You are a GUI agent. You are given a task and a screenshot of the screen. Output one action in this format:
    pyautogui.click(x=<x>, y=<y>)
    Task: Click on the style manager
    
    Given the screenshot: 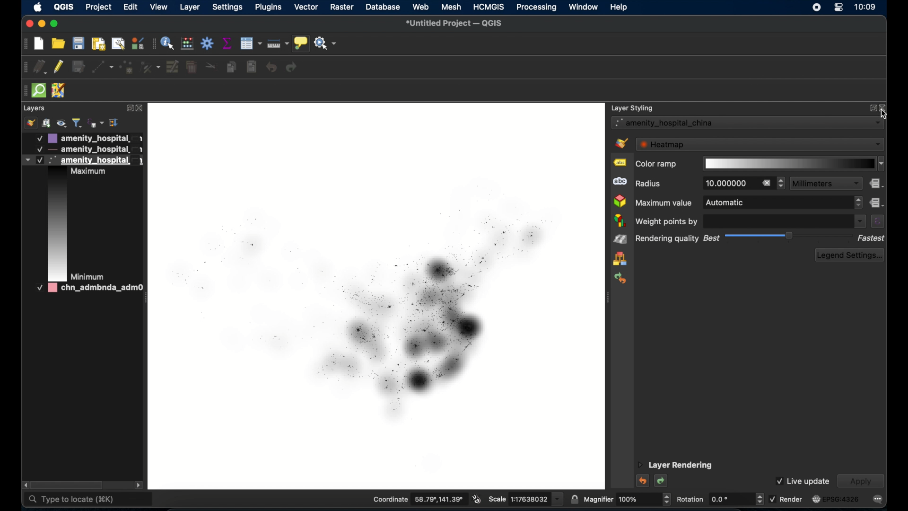 What is the action you would take?
    pyautogui.click(x=619, y=259)
    